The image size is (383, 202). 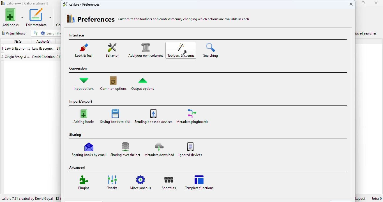 What do you see at coordinates (83, 183) in the screenshot?
I see `plugins` at bounding box center [83, 183].